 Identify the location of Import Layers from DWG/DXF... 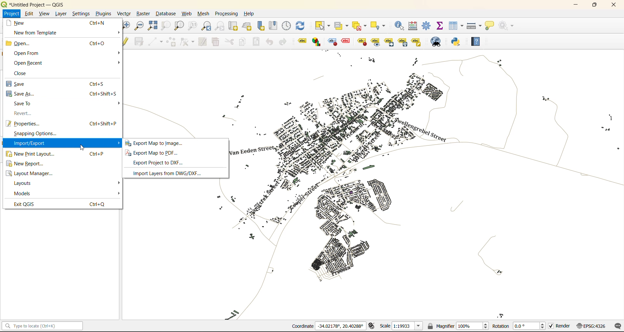
(165, 173).